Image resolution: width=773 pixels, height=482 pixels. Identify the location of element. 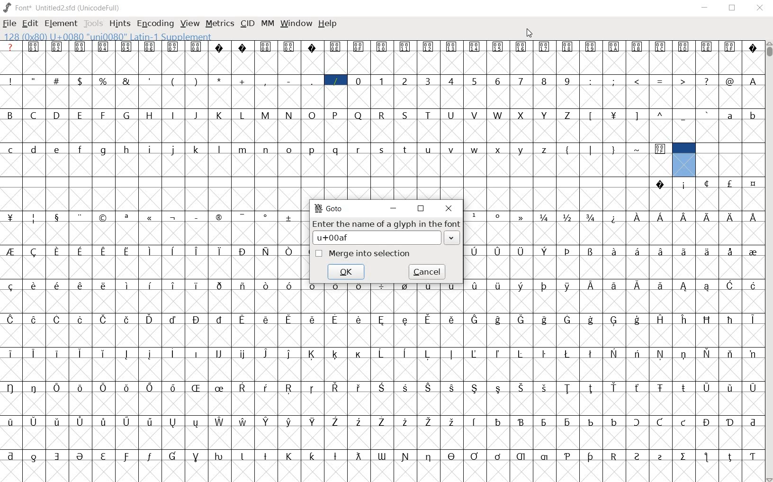
(62, 24).